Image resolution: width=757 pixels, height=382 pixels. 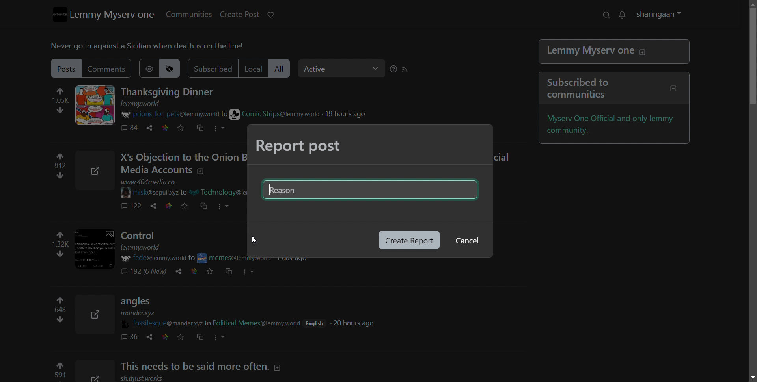 I want to click on Post on "This needs to be said more often.", so click(x=211, y=366).